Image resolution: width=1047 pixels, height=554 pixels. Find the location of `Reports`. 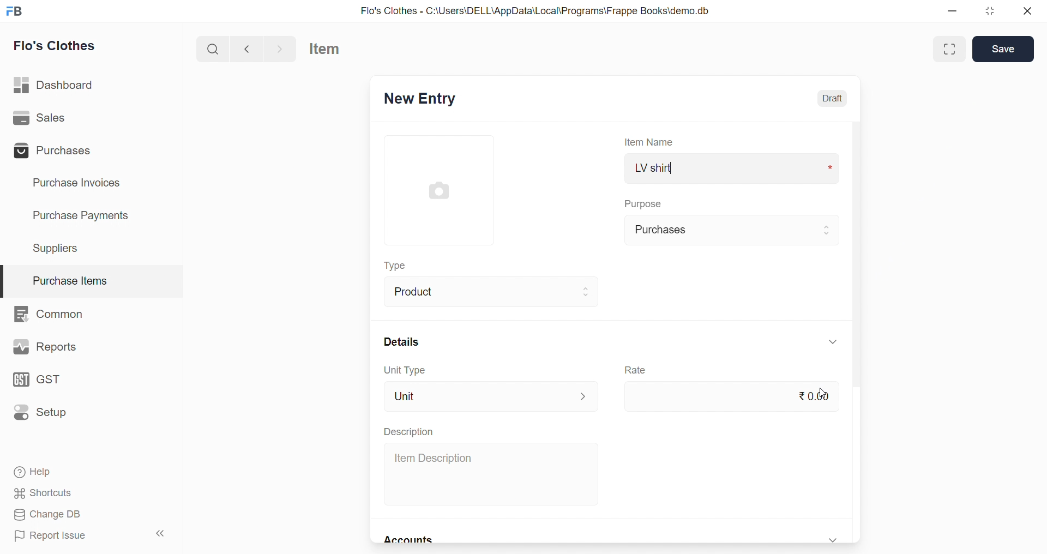

Reports is located at coordinates (46, 347).